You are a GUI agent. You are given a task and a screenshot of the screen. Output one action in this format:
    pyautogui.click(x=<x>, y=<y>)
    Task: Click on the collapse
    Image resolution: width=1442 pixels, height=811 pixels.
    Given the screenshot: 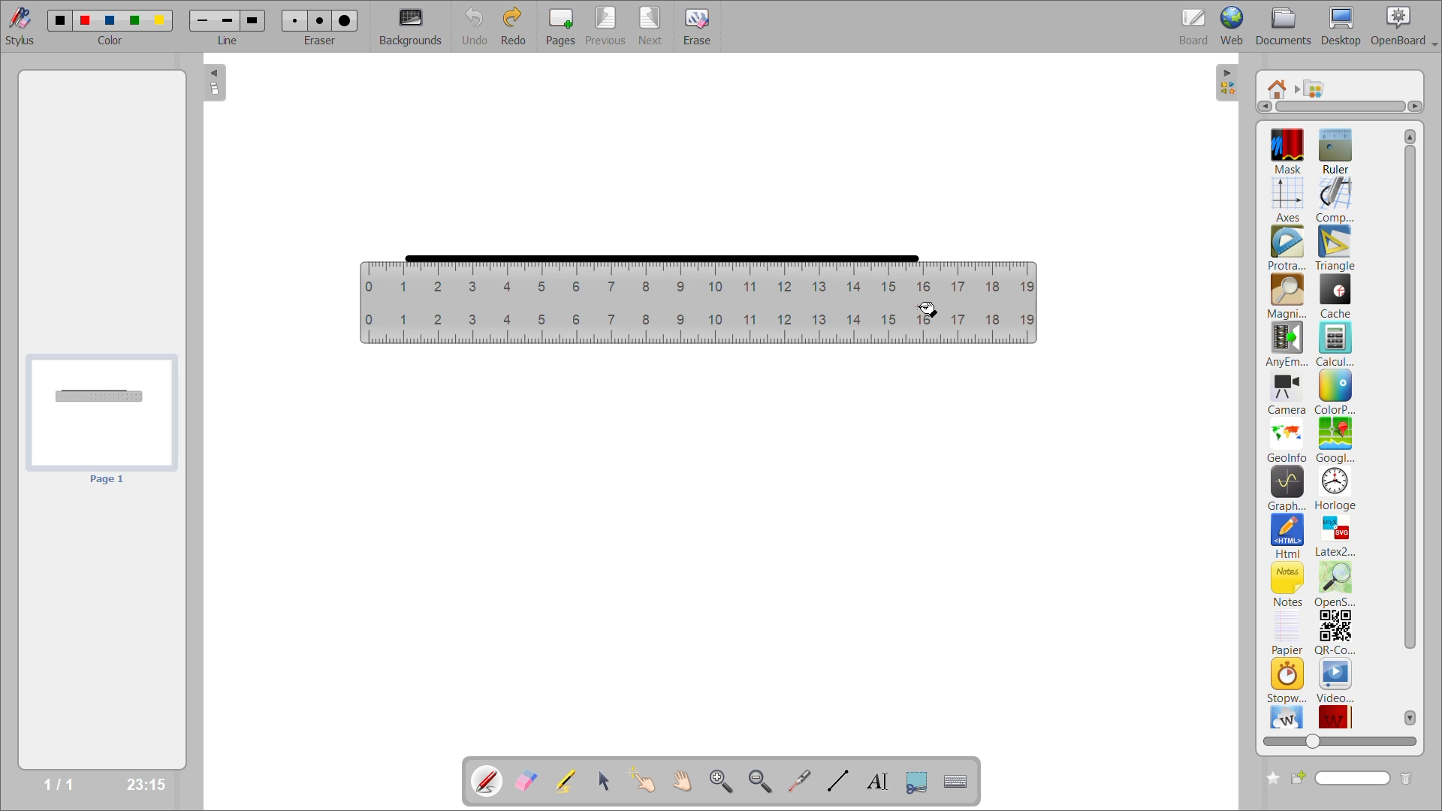 What is the action you would take?
    pyautogui.click(x=1229, y=83)
    